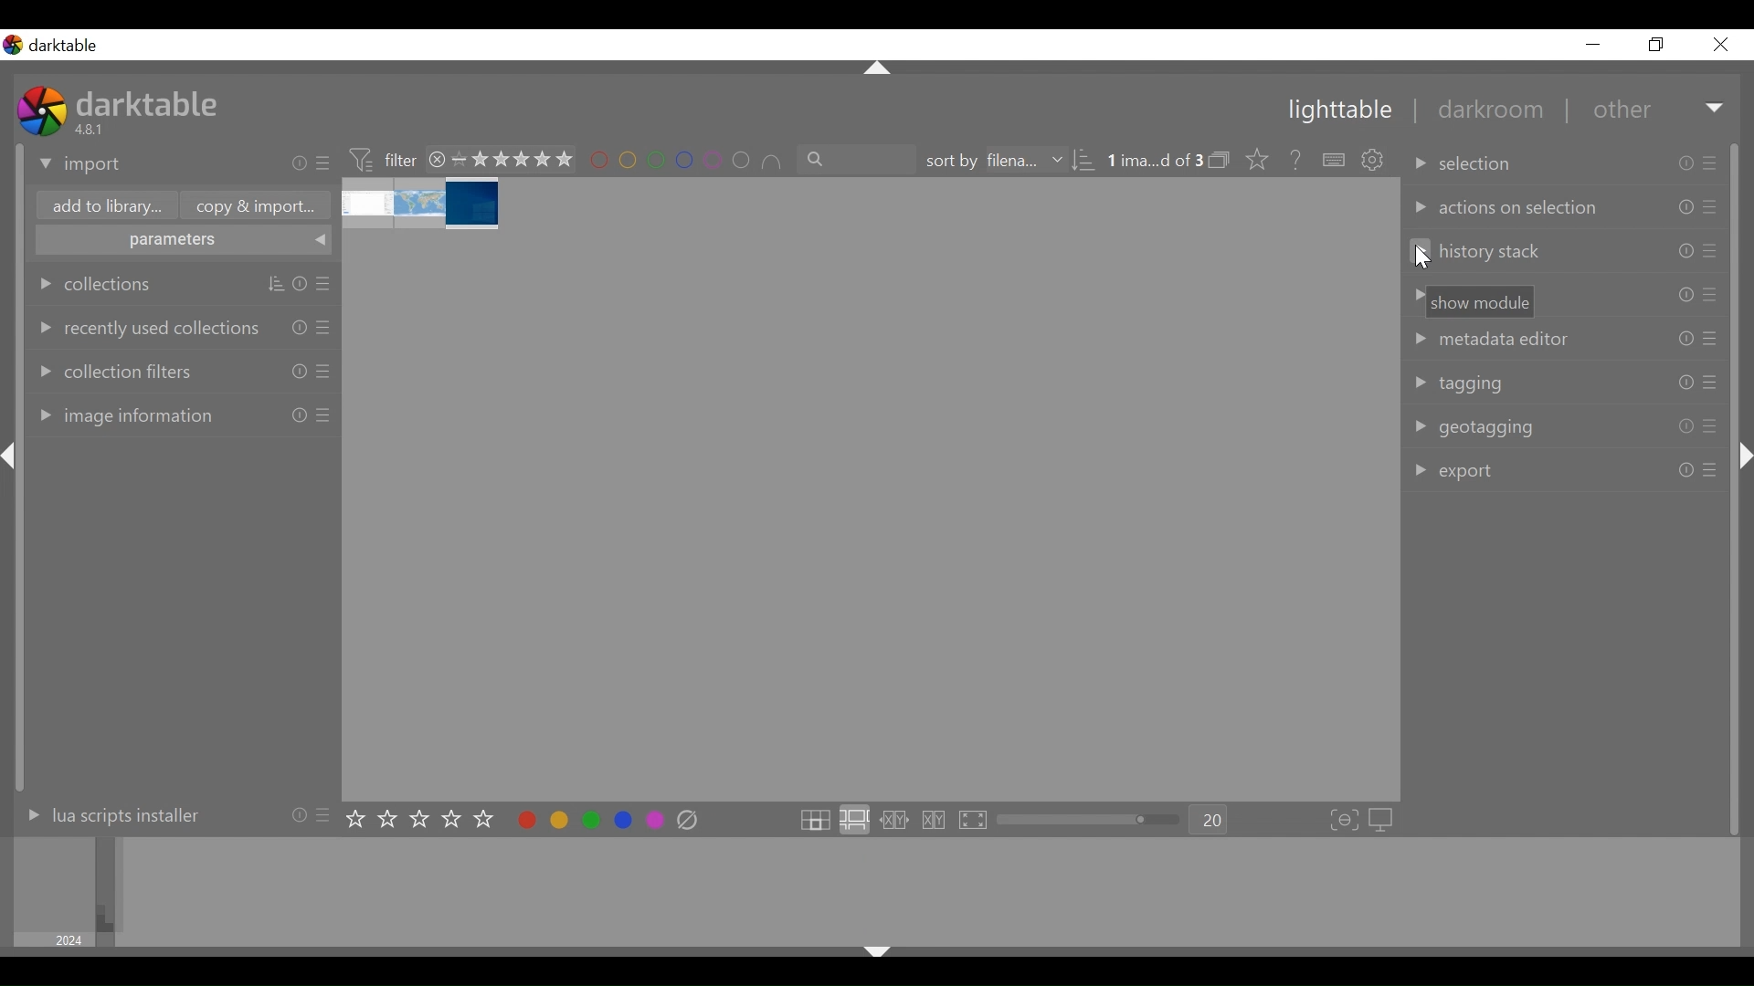 This screenshot has width=1754, height=986. I want to click on show global preferences, so click(1375, 162).